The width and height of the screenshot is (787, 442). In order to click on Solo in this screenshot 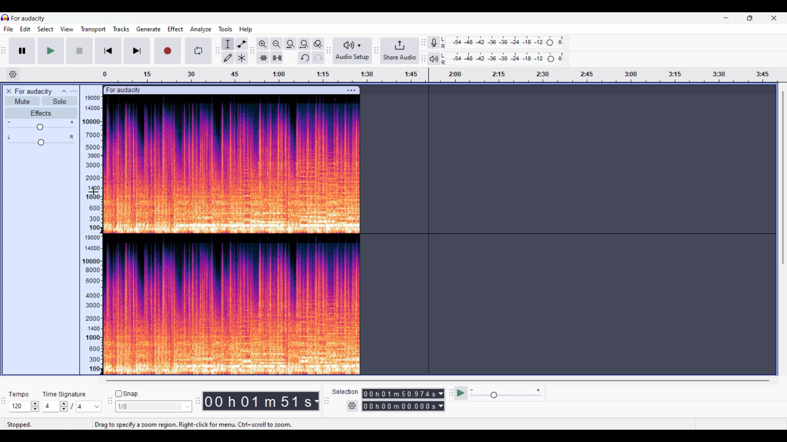, I will do `click(60, 101)`.